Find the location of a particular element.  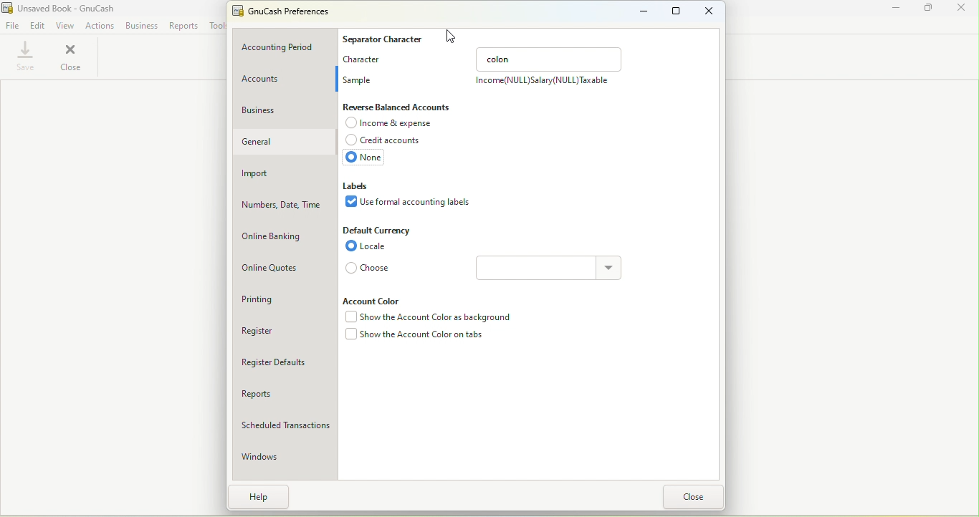

Choose is located at coordinates (367, 269).